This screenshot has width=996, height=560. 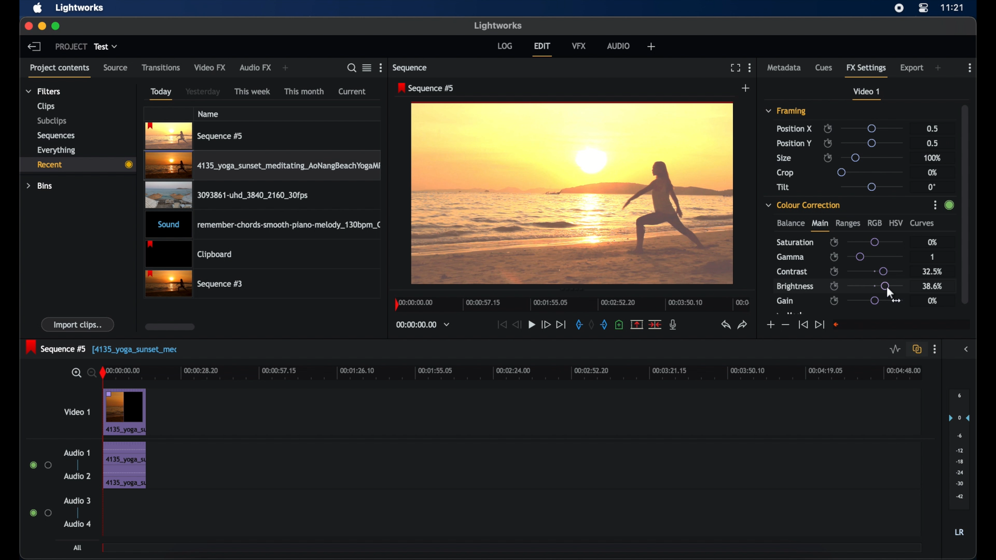 I want to click on scrollbar, so click(x=966, y=203).